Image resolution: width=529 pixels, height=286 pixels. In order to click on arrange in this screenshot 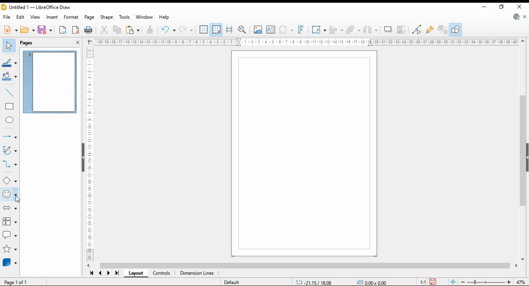, I will do `click(353, 30)`.